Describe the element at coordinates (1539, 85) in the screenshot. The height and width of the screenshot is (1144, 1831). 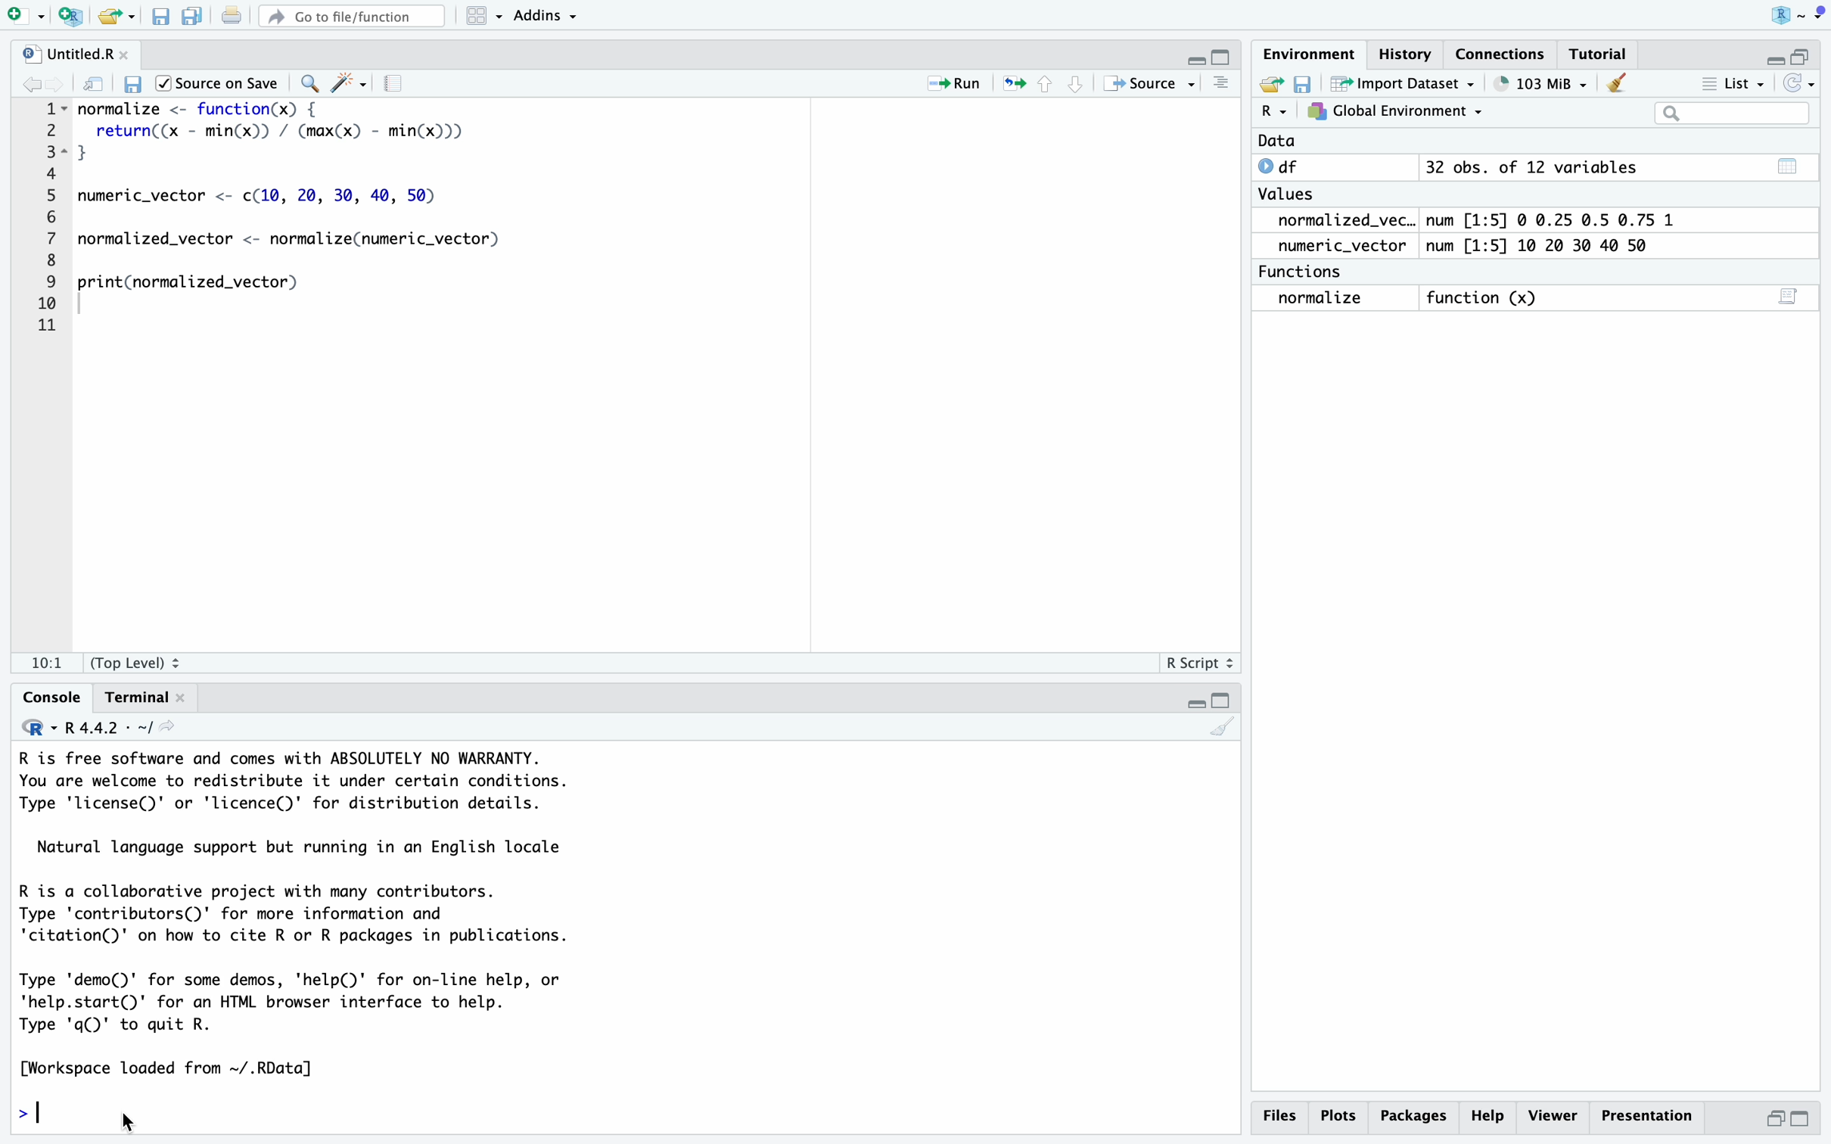
I see `103kib used by R session (Source: Windows System)` at that location.